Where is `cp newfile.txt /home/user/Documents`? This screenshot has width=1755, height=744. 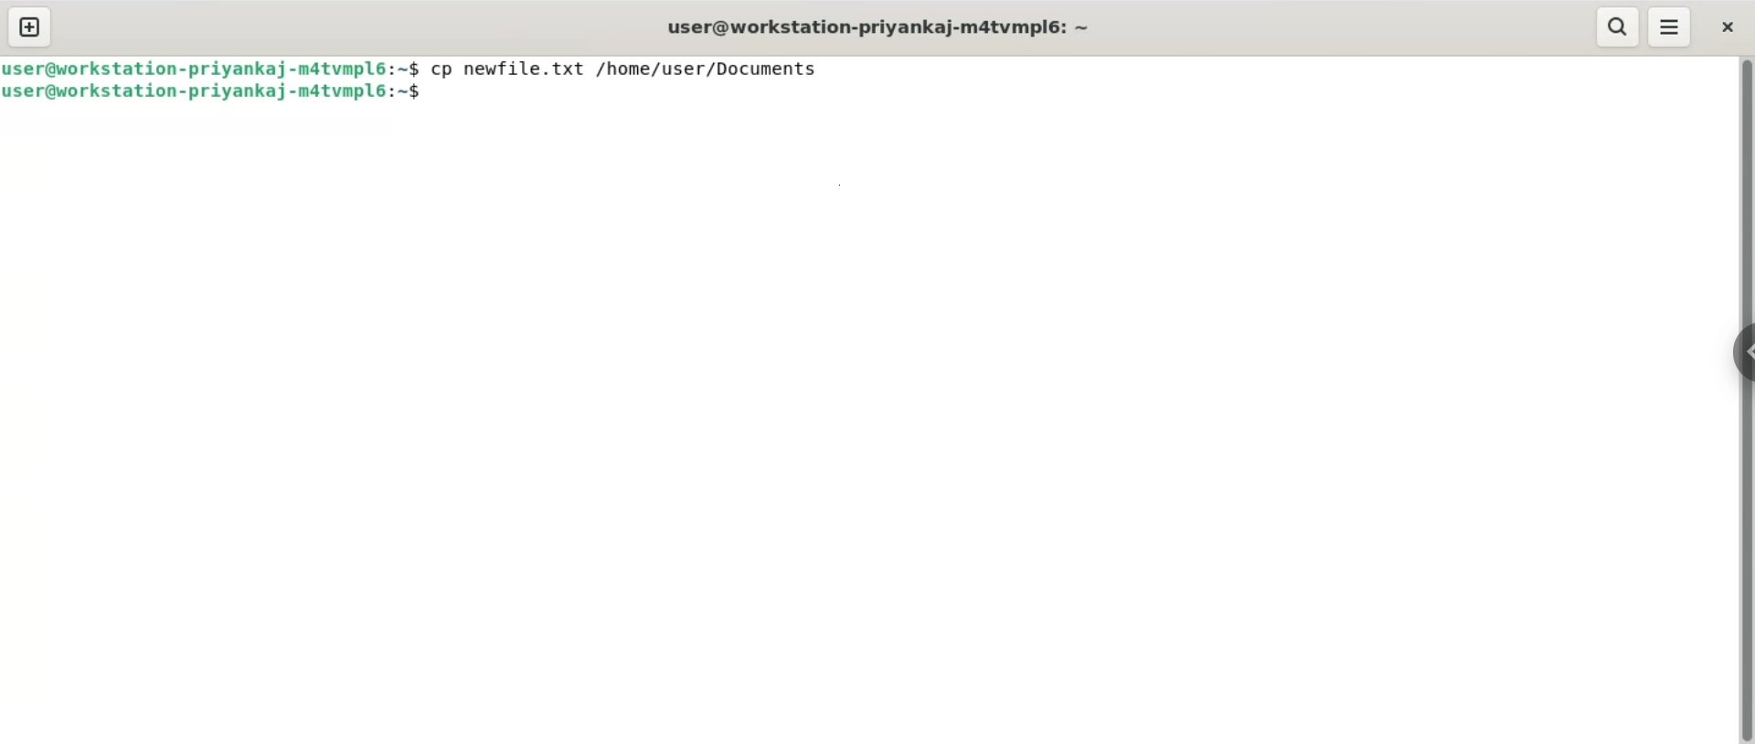
cp newfile.txt /home/user/Documents is located at coordinates (629, 67).